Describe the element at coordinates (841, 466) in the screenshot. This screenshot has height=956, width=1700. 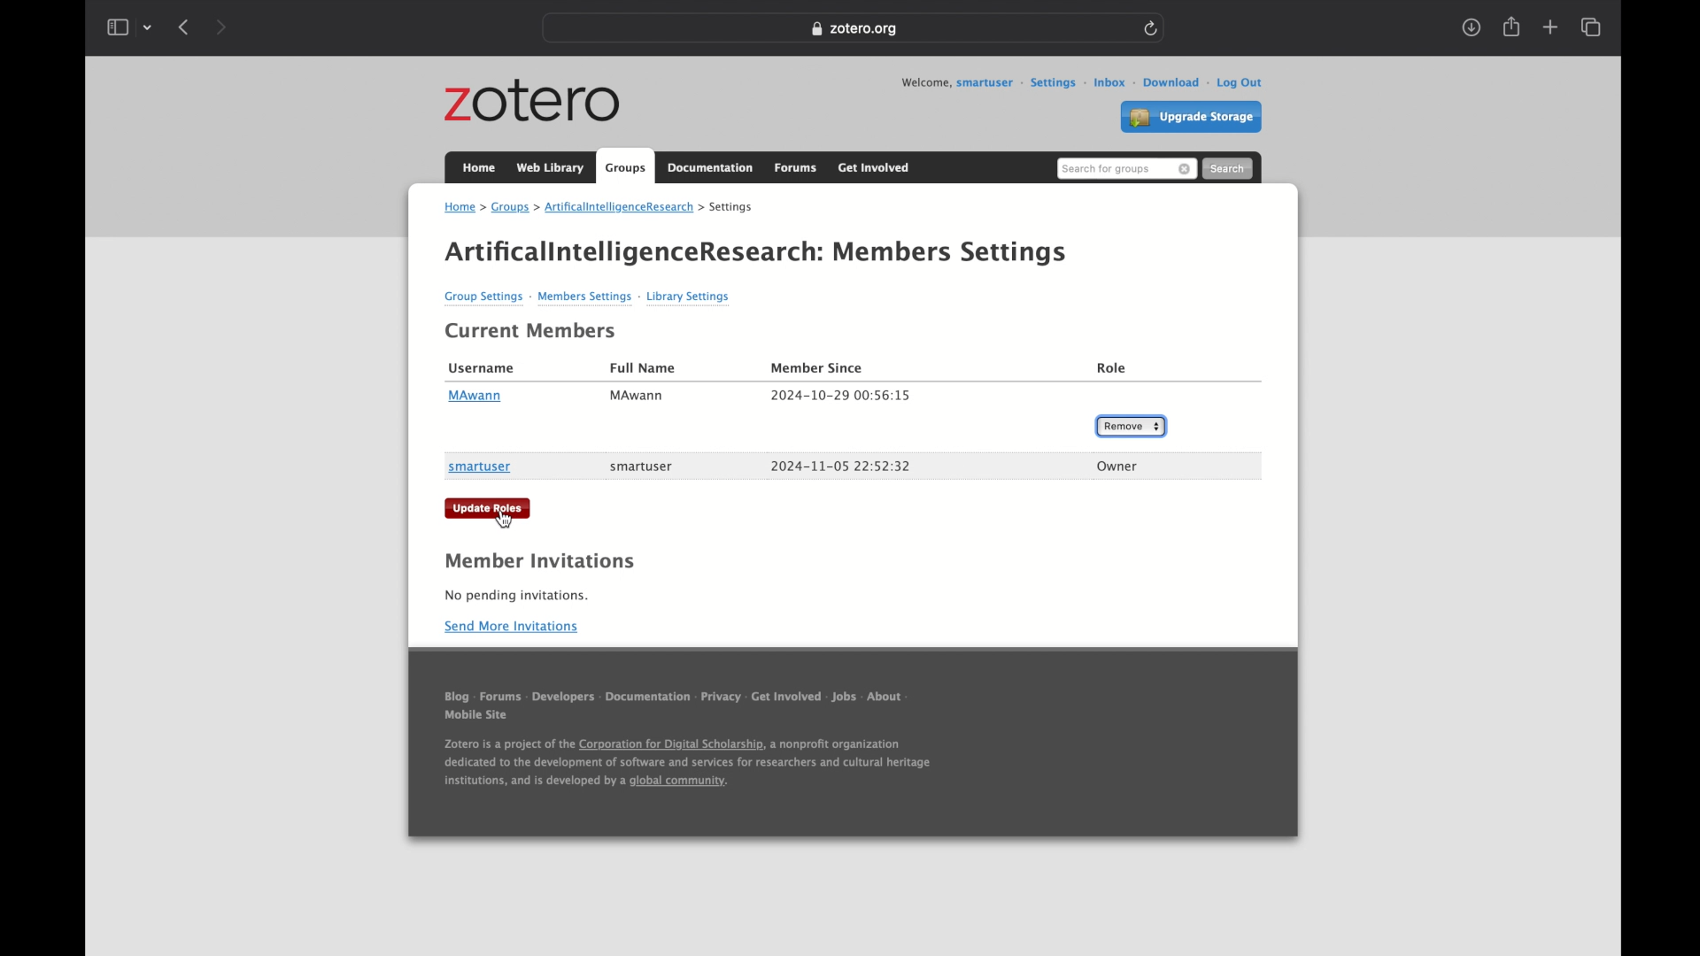
I see `member since date` at that location.